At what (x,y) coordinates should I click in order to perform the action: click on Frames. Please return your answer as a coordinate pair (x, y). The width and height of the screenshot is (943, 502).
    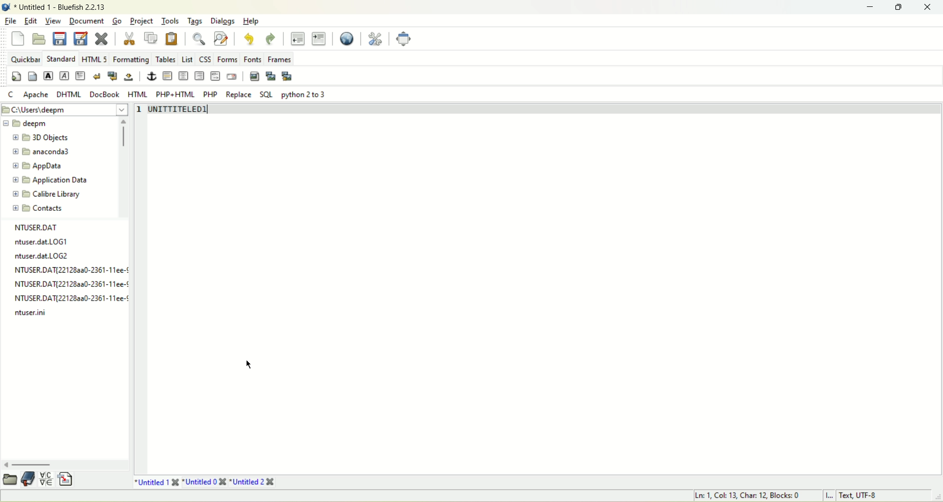
    Looking at the image, I should click on (282, 58).